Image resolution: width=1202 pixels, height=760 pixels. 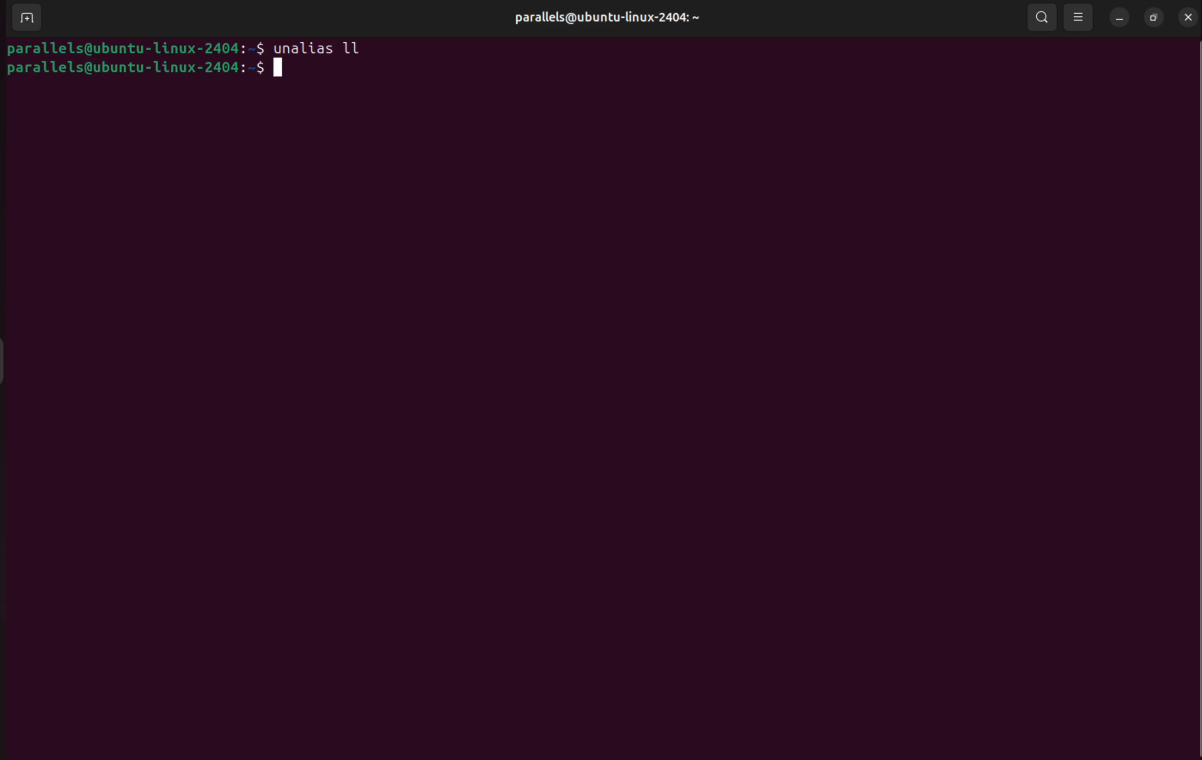 What do you see at coordinates (1079, 17) in the screenshot?
I see `view option` at bounding box center [1079, 17].